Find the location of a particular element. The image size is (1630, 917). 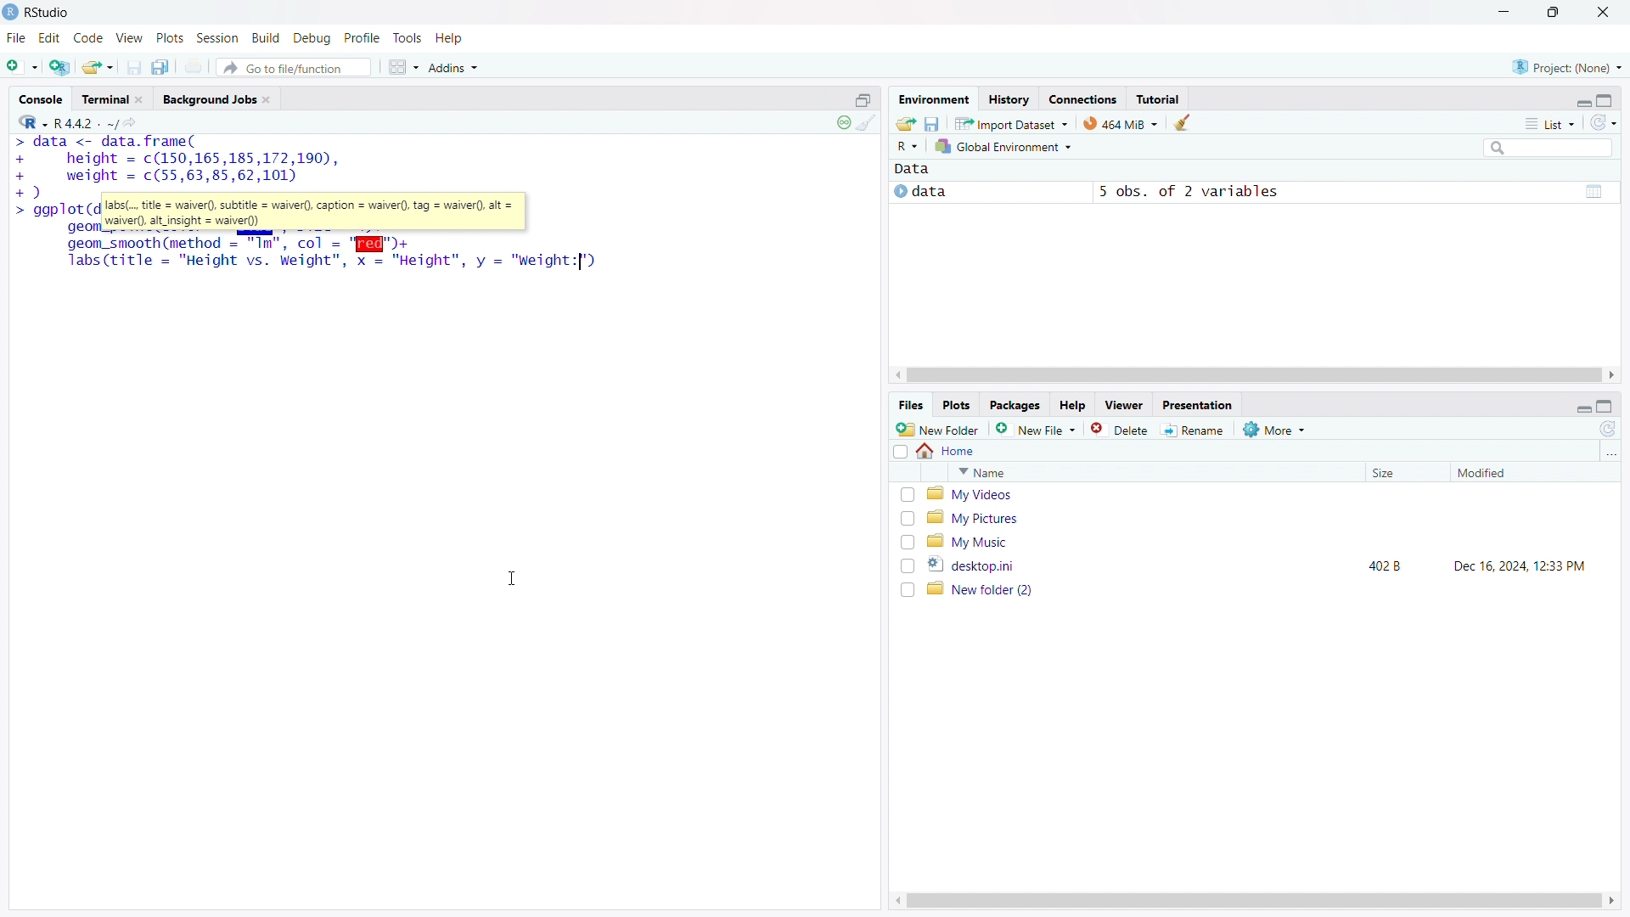

+) is located at coordinates (28, 192).